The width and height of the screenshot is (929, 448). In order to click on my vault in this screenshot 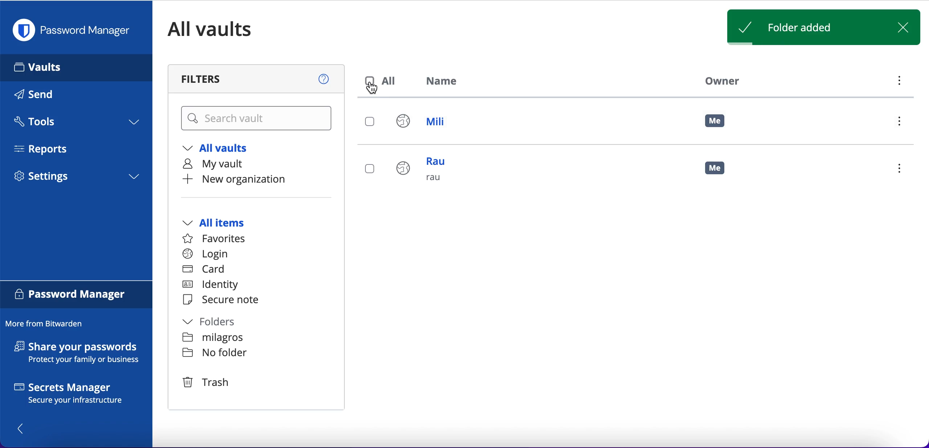, I will do `click(221, 165)`.